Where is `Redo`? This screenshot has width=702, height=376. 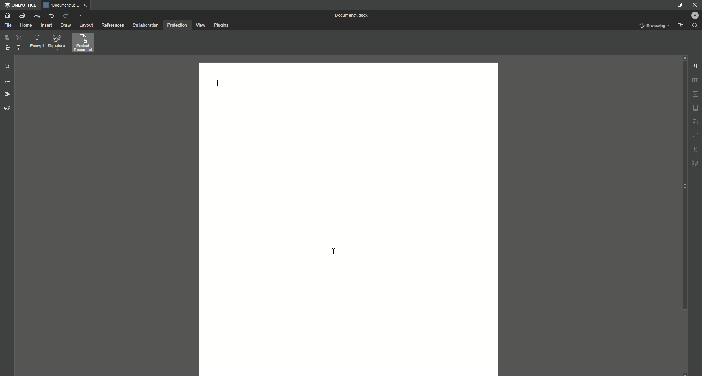
Redo is located at coordinates (65, 15).